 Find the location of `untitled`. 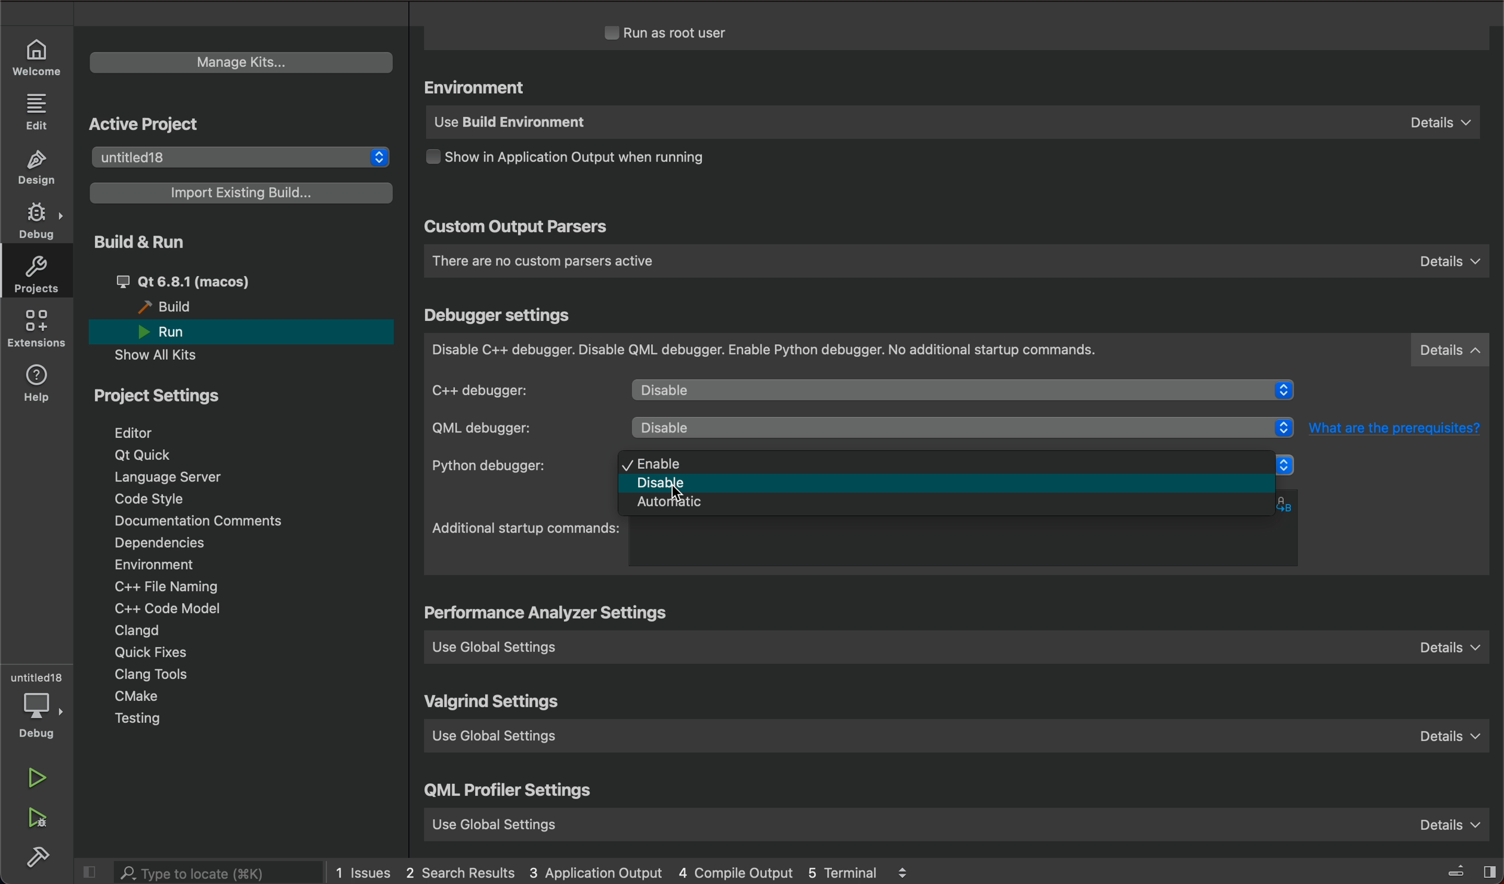

untitled is located at coordinates (37, 678).